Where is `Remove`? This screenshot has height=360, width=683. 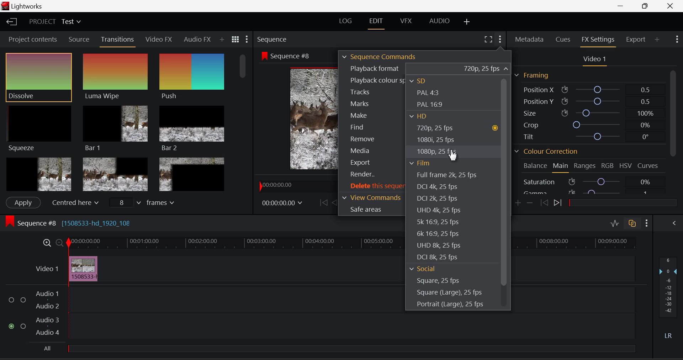
Remove is located at coordinates (373, 138).